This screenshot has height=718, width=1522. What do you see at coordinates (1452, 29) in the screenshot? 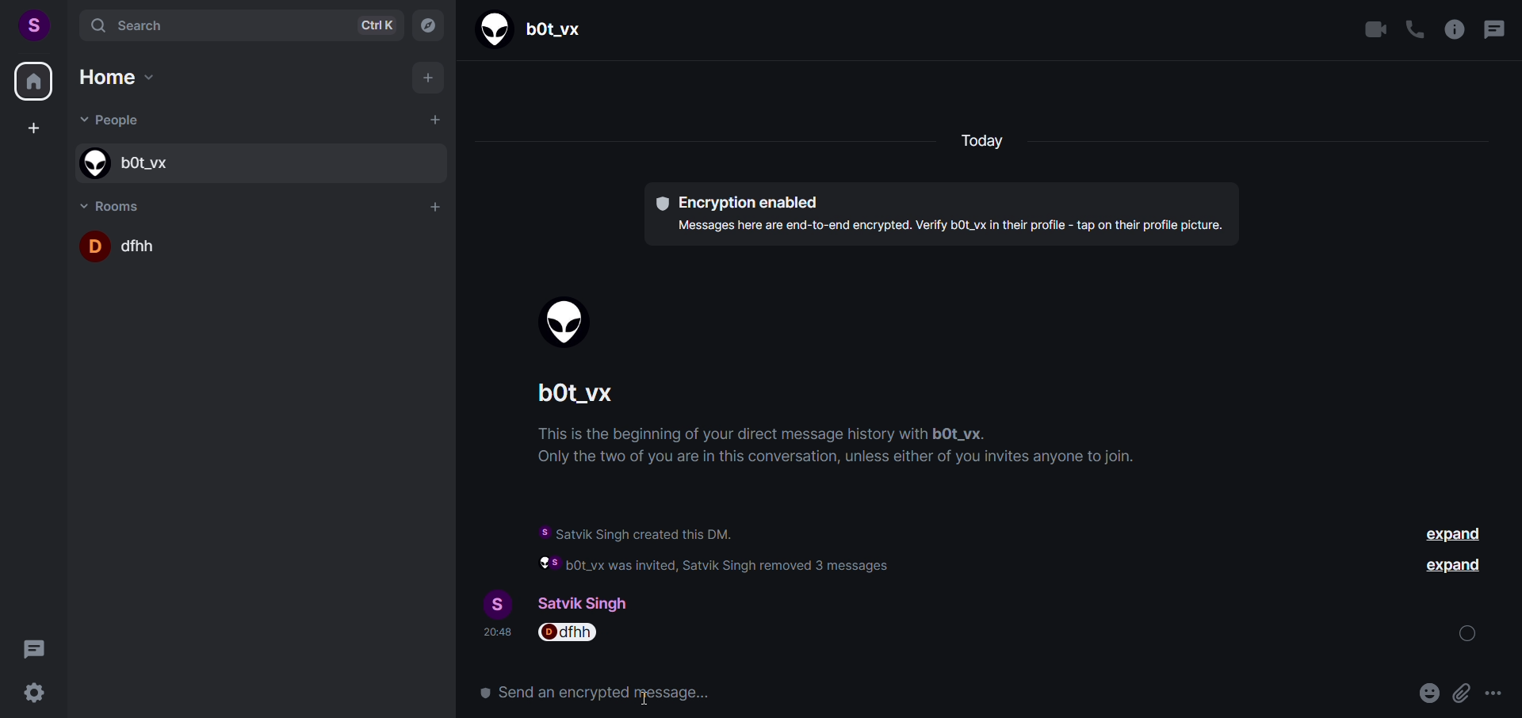
I see `room info` at bounding box center [1452, 29].